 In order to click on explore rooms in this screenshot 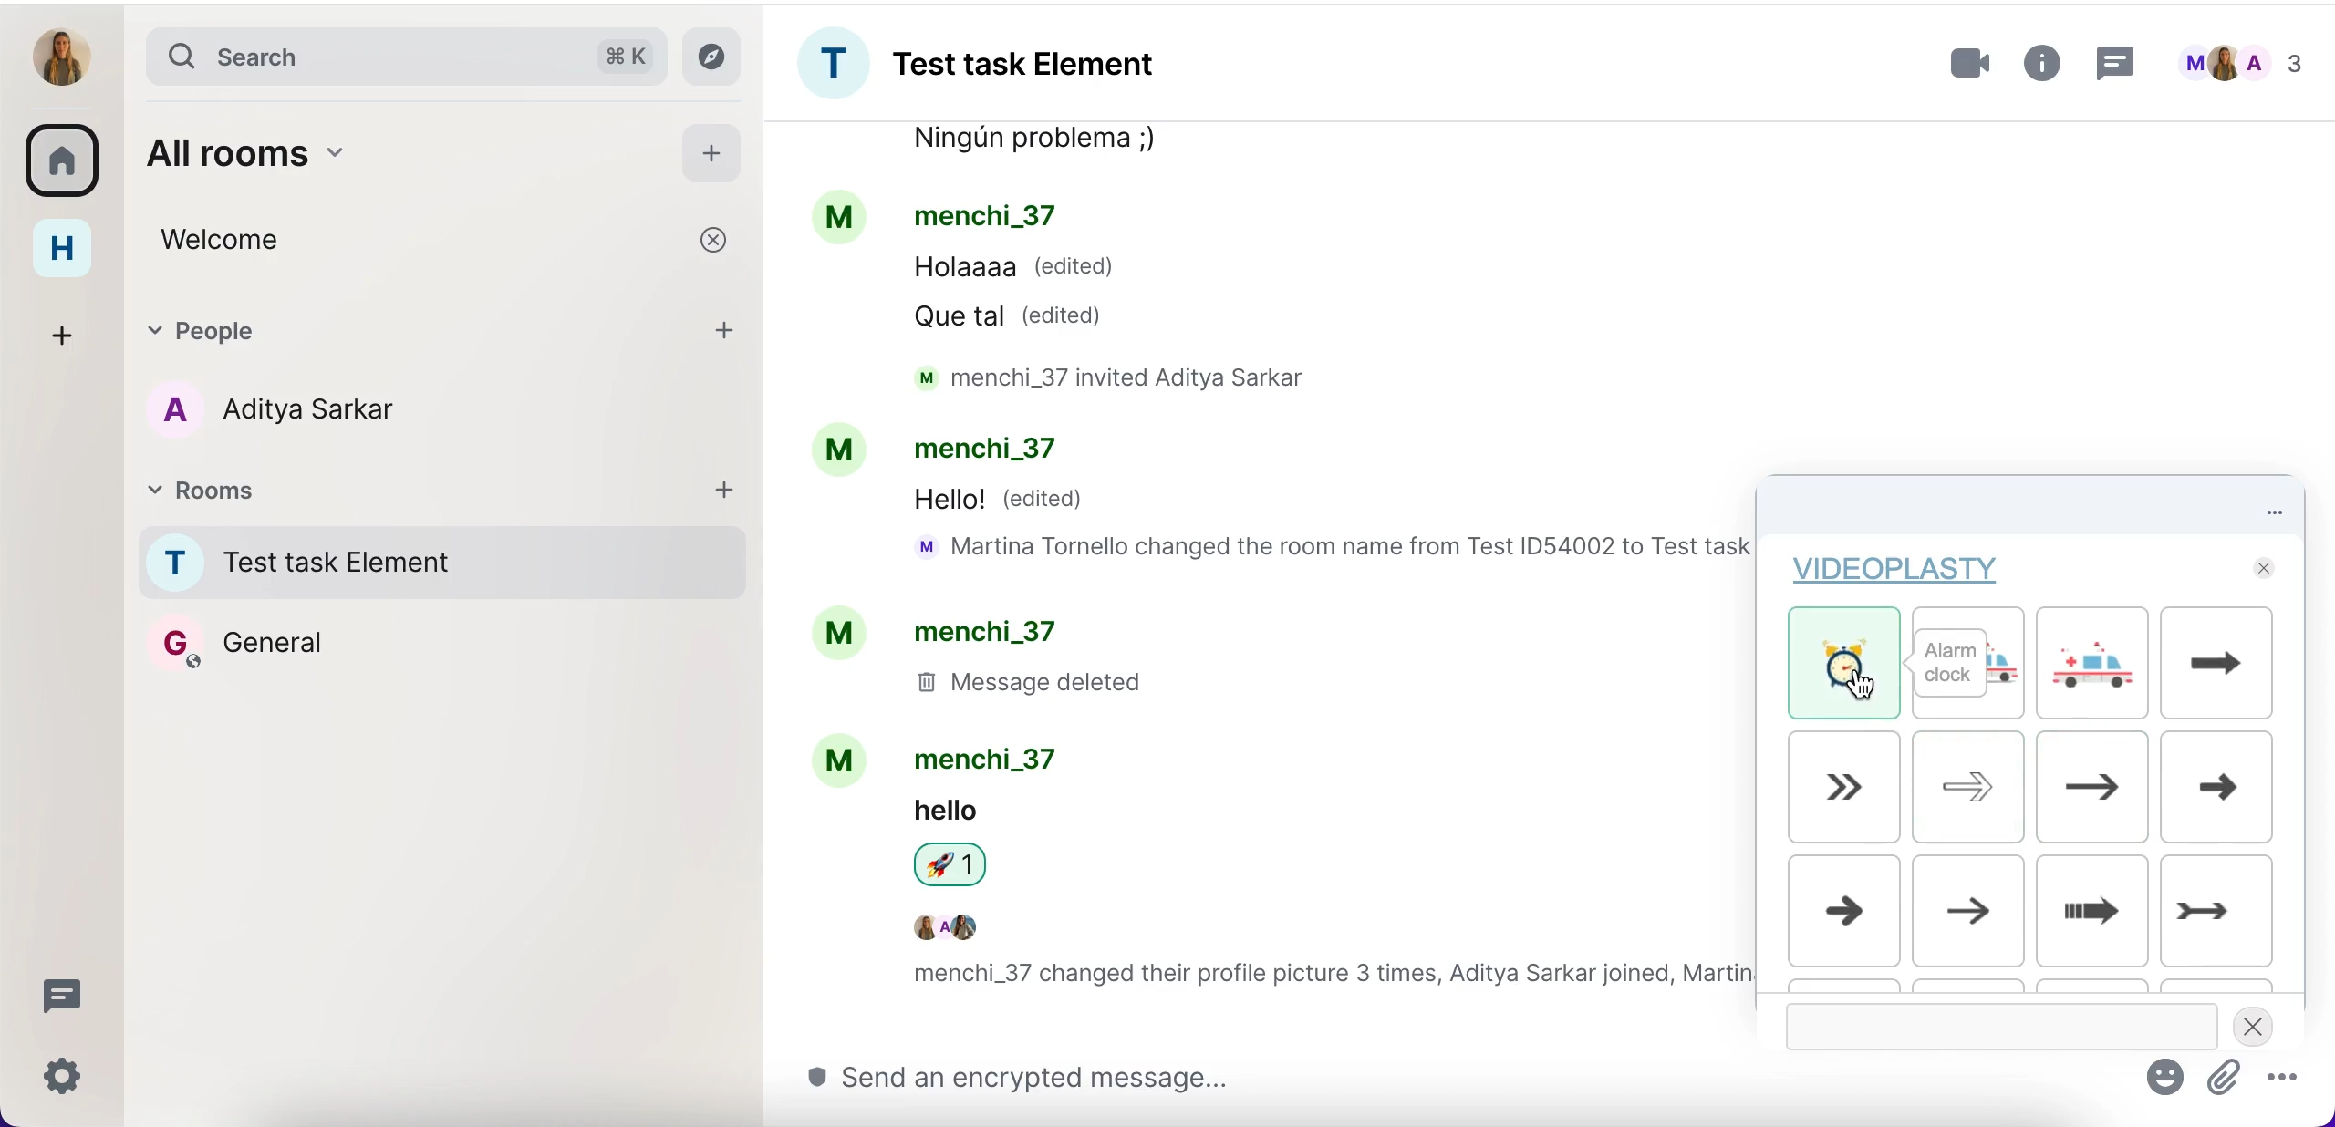, I will do `click(718, 53)`.